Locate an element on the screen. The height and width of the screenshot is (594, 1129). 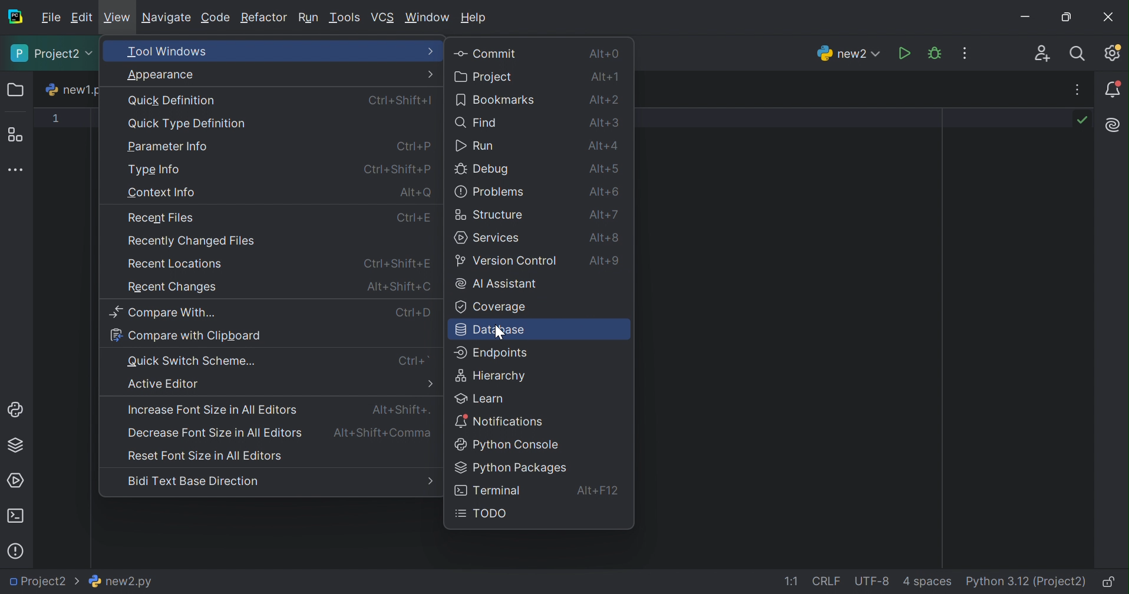
Apearance is located at coordinates (163, 75).